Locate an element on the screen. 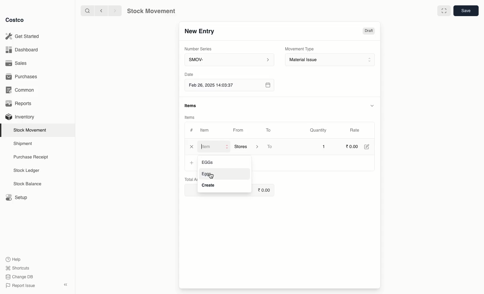 The image size is (484, 294). Report Issue is located at coordinates (21, 286).